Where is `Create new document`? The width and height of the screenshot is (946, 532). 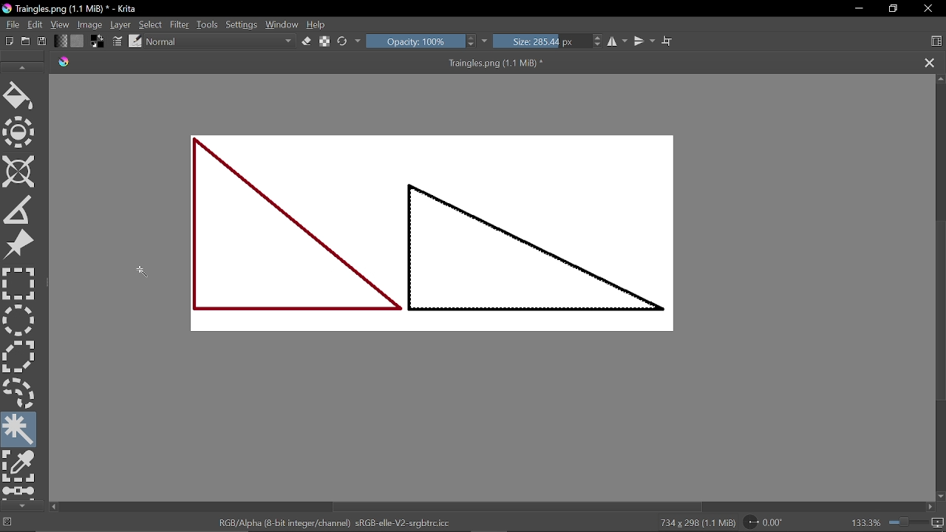
Create new document is located at coordinates (10, 41).